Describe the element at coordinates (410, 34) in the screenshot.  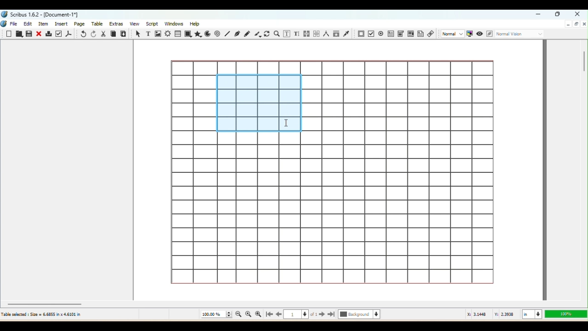
I see `PDF list box` at that location.